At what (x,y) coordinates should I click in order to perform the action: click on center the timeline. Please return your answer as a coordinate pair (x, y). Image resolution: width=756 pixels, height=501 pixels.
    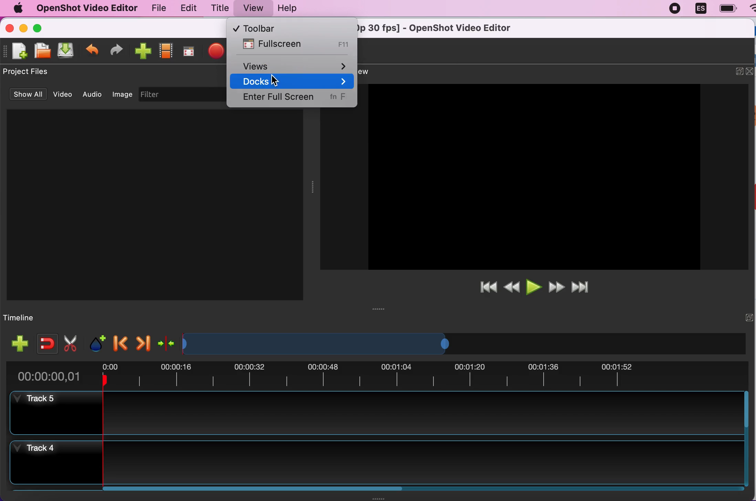
    Looking at the image, I should click on (167, 342).